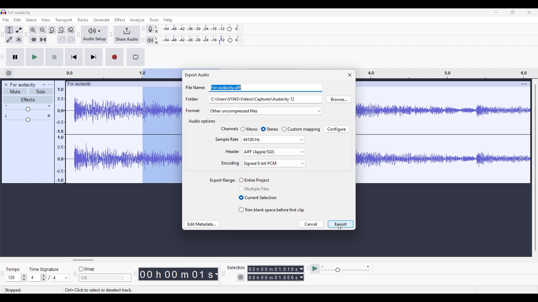  What do you see at coordinates (10, 39) in the screenshot?
I see `Draw tool` at bounding box center [10, 39].